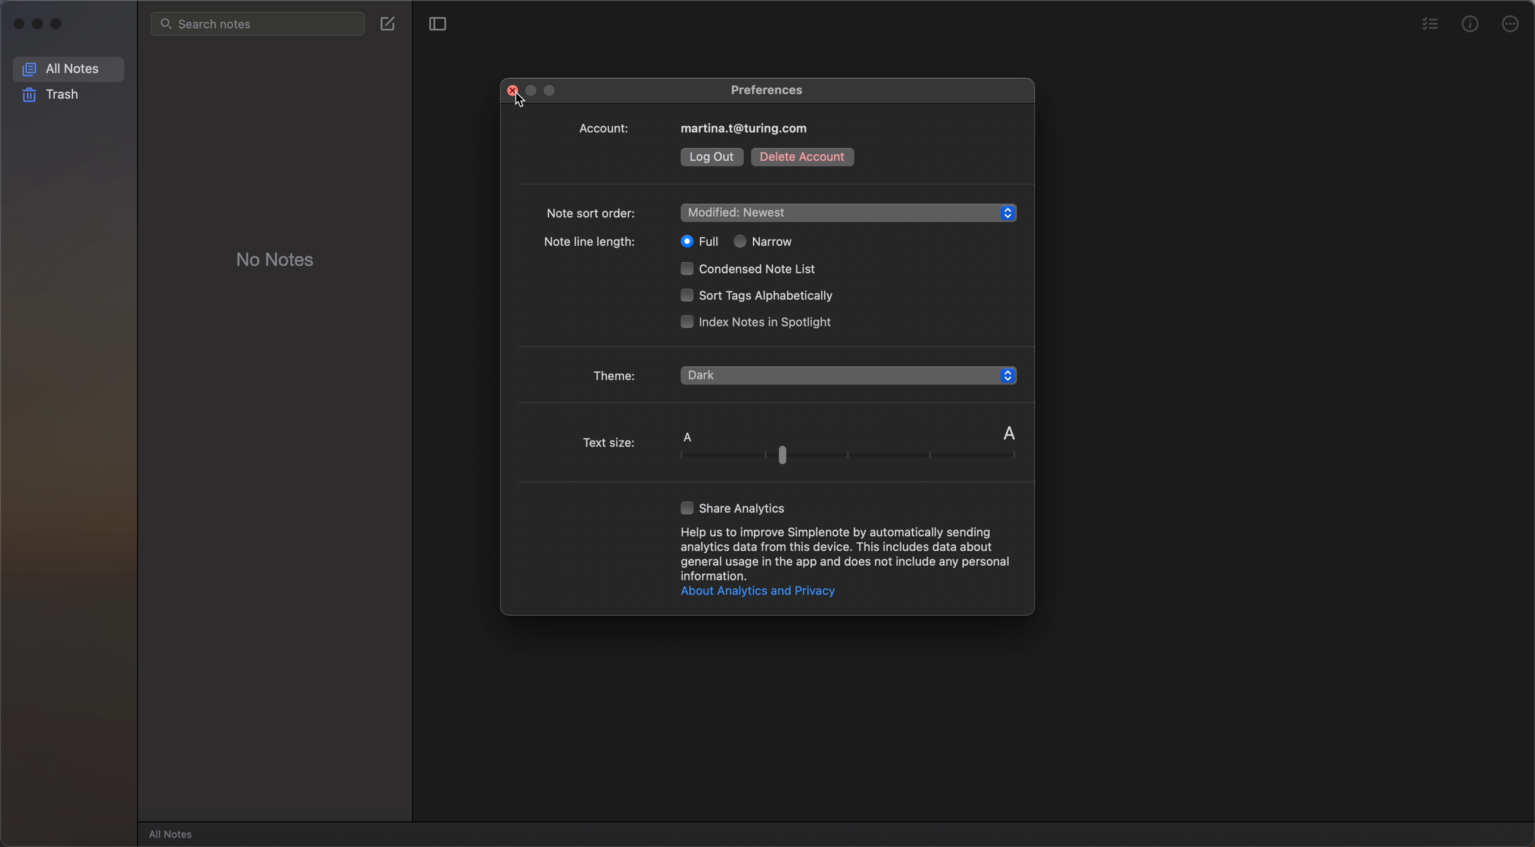  Describe the element at coordinates (846, 553) in the screenshot. I see `Help us to improve Simplenote by automatically sending analytics data from this device...` at that location.